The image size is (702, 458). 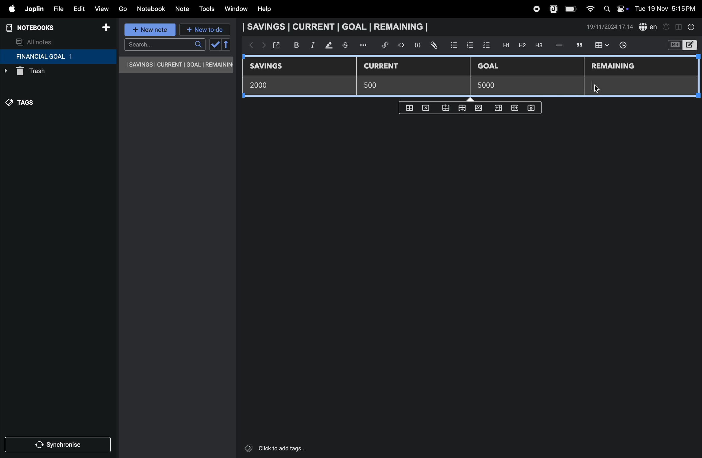 What do you see at coordinates (276, 45) in the screenshot?
I see `open window` at bounding box center [276, 45].